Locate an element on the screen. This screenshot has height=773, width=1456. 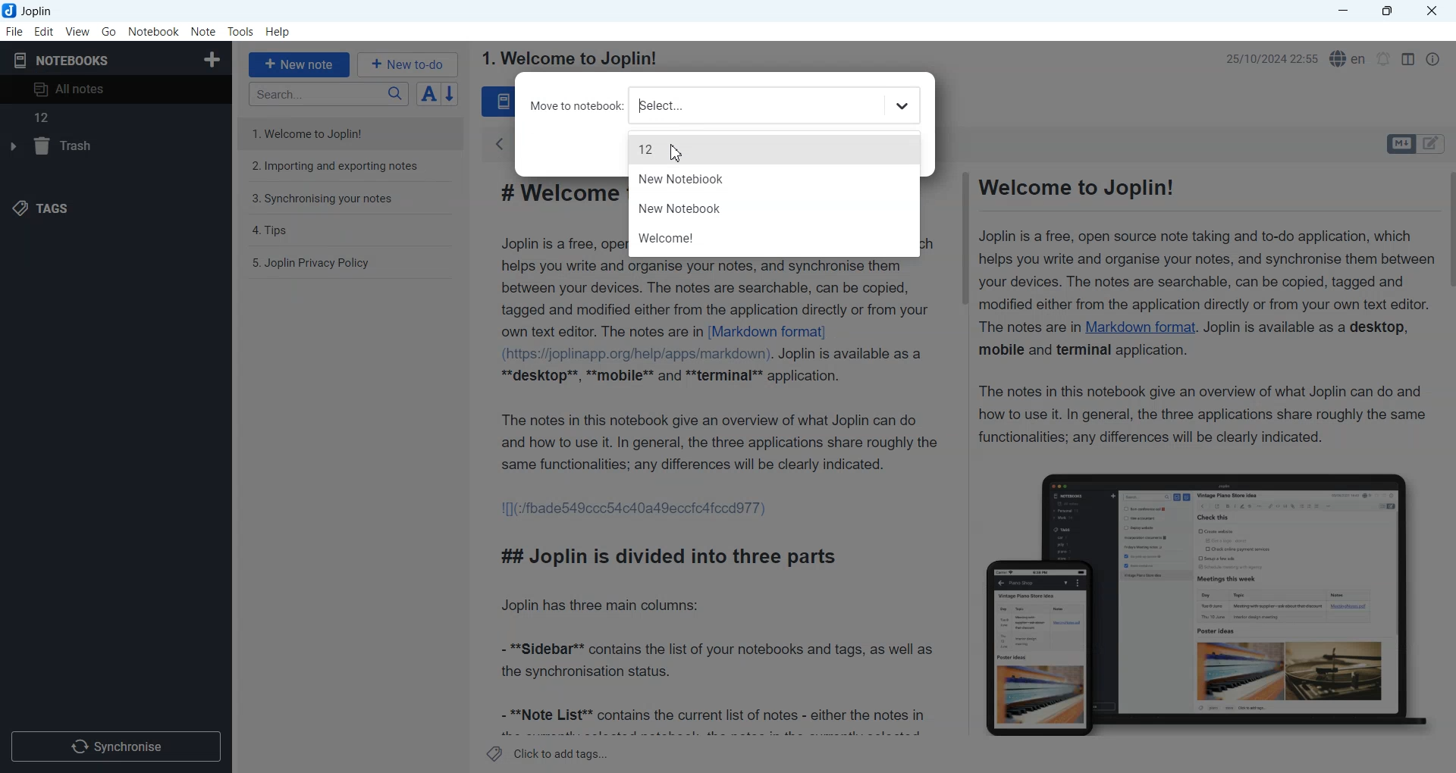
Note is located at coordinates (202, 32).